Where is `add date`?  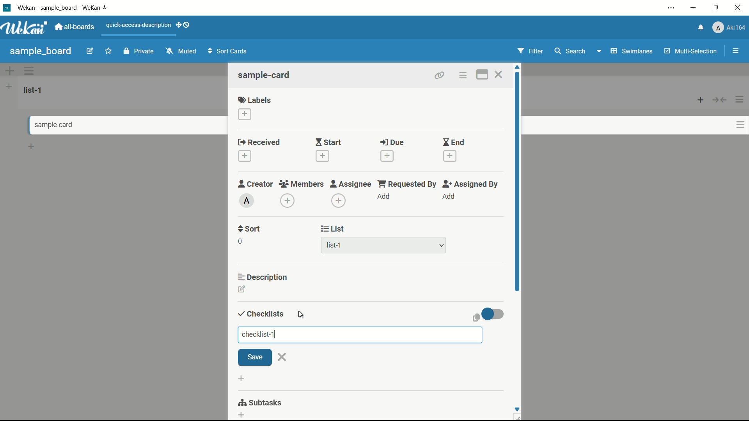
add date is located at coordinates (387, 156).